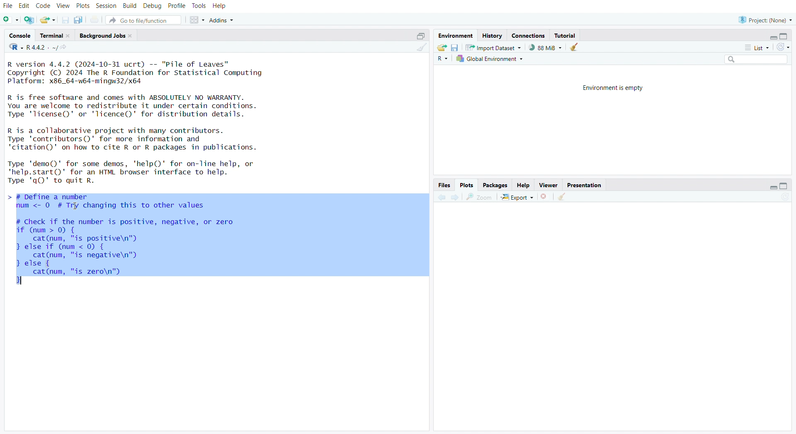 This screenshot has height=434, width=796. I want to click on load workspace, so click(442, 48).